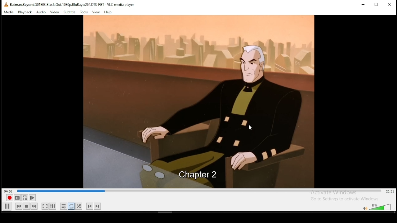  I want to click on Play , so click(33, 198).